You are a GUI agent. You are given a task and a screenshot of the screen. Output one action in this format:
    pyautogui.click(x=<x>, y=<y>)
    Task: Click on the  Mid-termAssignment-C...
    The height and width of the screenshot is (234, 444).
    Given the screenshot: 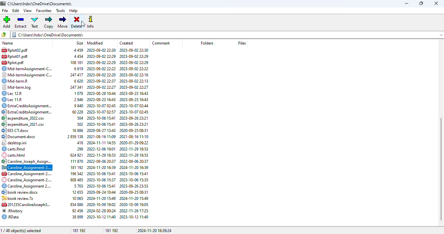 What is the action you would take?
    pyautogui.click(x=27, y=75)
    